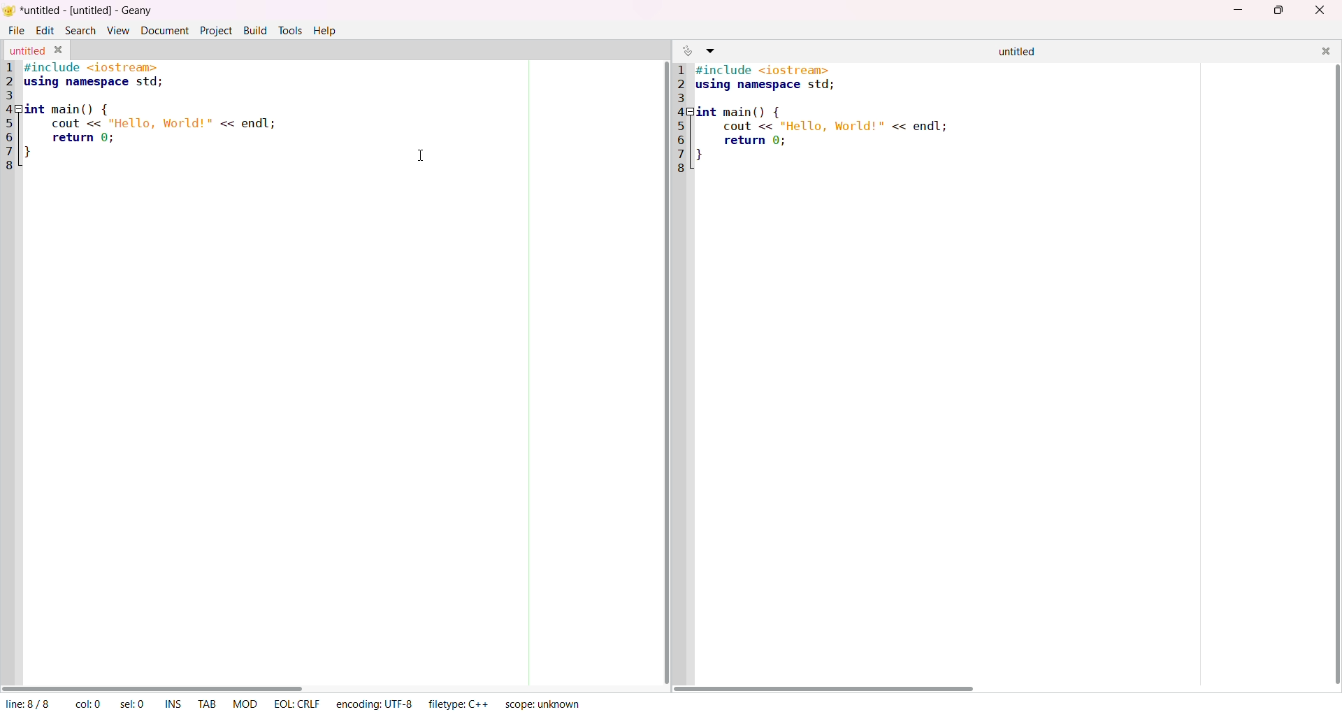 The height and width of the screenshot is (712, 1342). What do you see at coordinates (461, 705) in the screenshot?
I see `filetype: C++` at bounding box center [461, 705].